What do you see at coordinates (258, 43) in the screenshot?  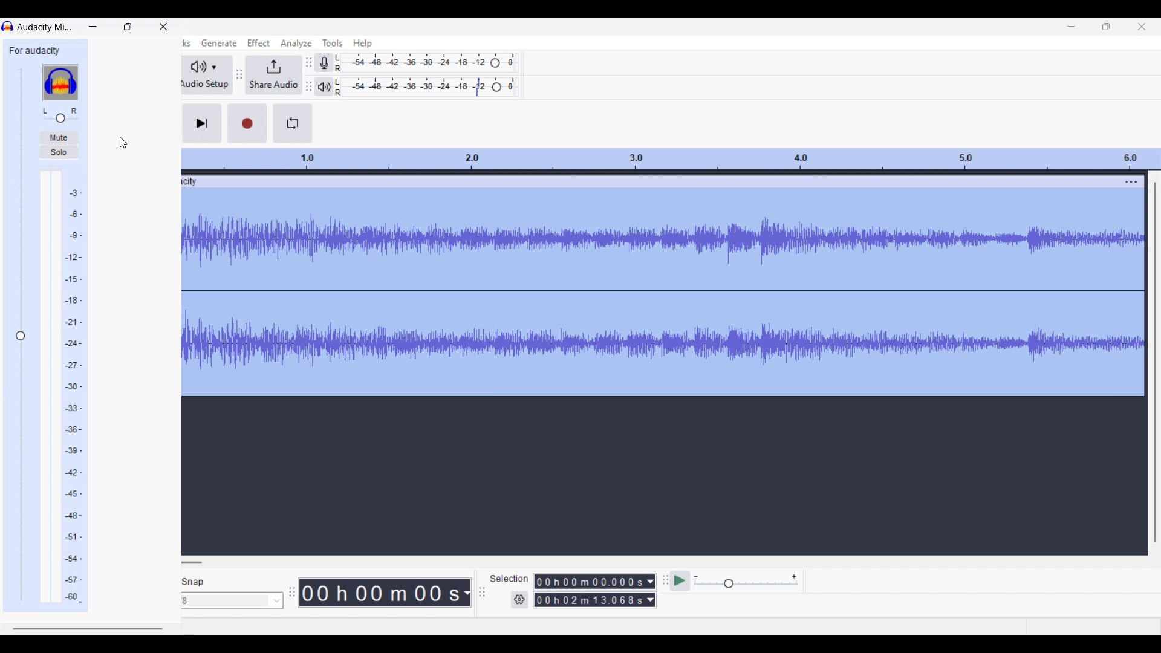 I see `Effect menu` at bounding box center [258, 43].